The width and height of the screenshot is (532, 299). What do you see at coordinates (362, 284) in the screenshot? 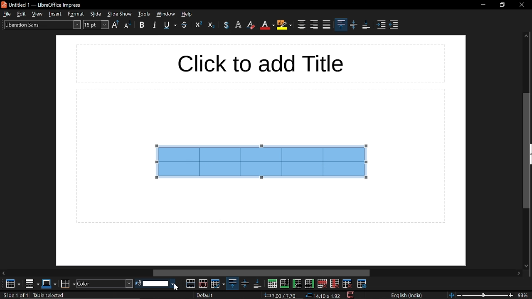
I see `table properties` at bounding box center [362, 284].